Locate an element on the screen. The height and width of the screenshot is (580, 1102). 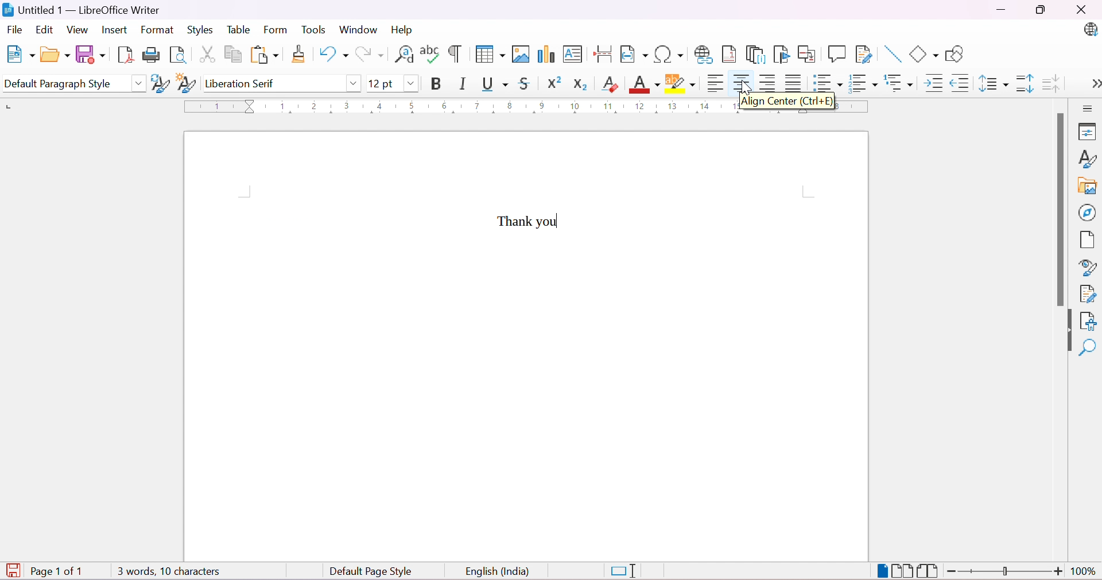
Find and Replace is located at coordinates (405, 57).